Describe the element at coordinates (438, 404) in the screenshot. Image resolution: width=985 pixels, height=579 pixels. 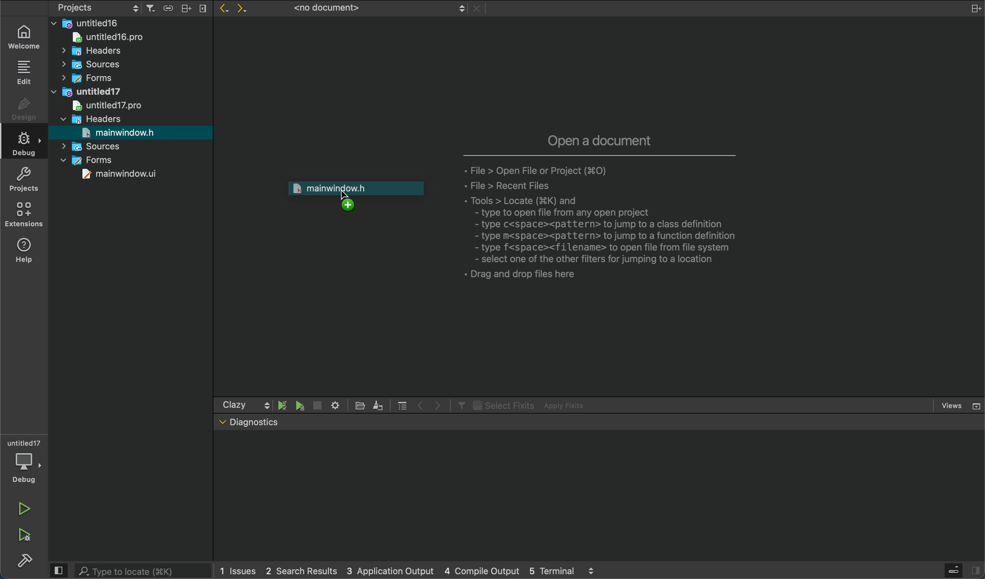
I see `Next` at that location.